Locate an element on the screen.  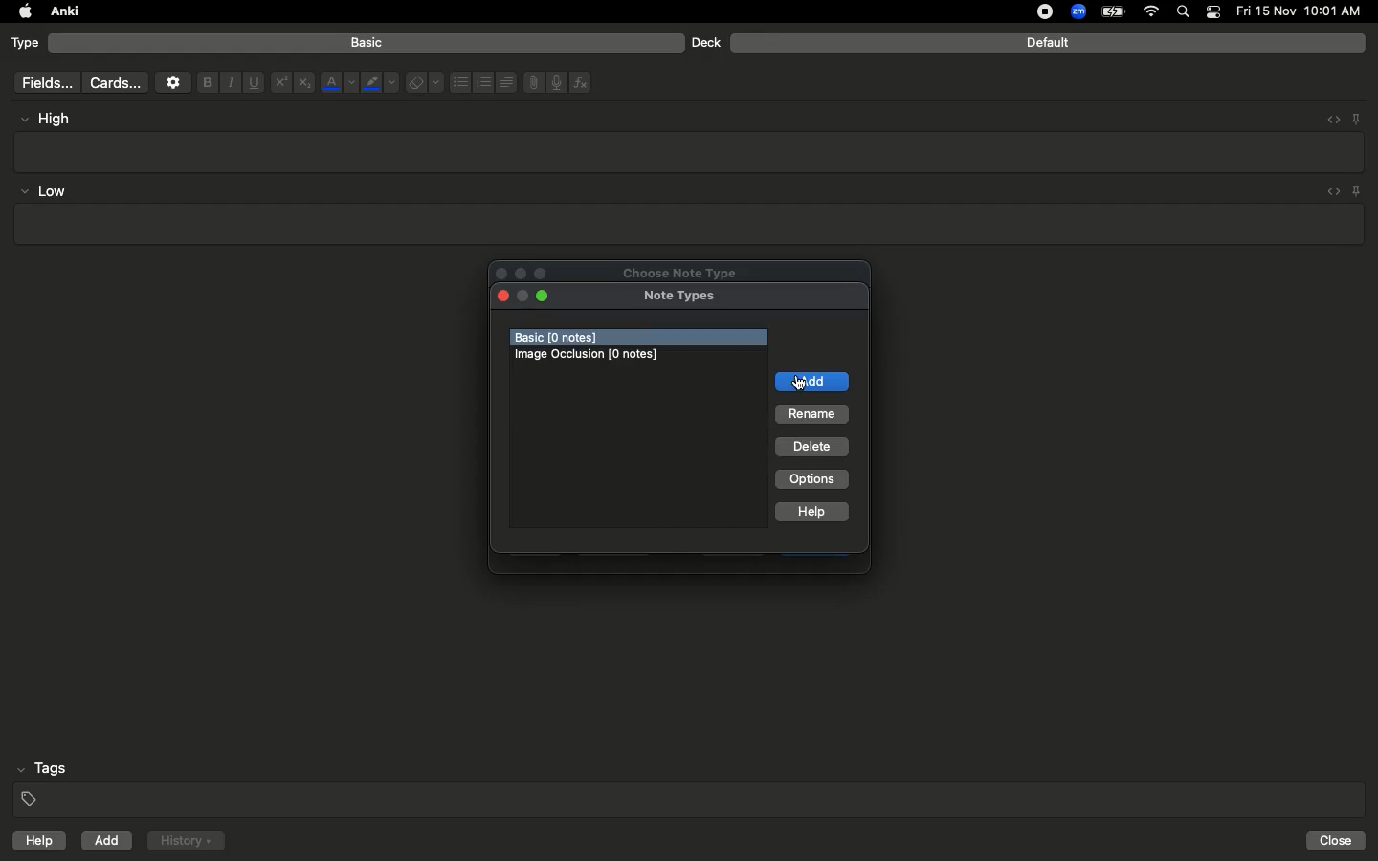
Choose note type is located at coordinates (686, 272).